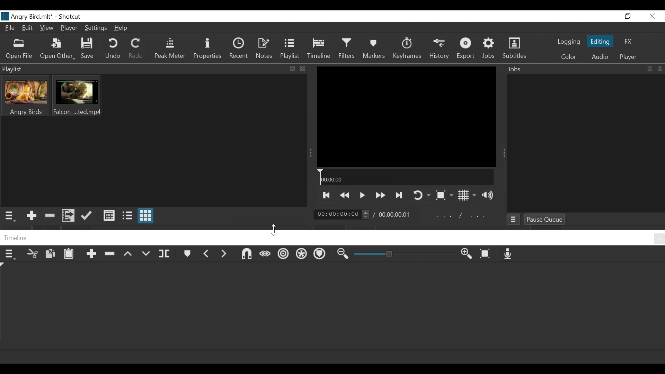  Describe the element at coordinates (344, 195) in the screenshot. I see `Play backward quickly` at that location.